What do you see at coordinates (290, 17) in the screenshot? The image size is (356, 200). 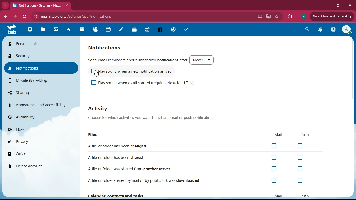 I see `extensions` at bounding box center [290, 17].